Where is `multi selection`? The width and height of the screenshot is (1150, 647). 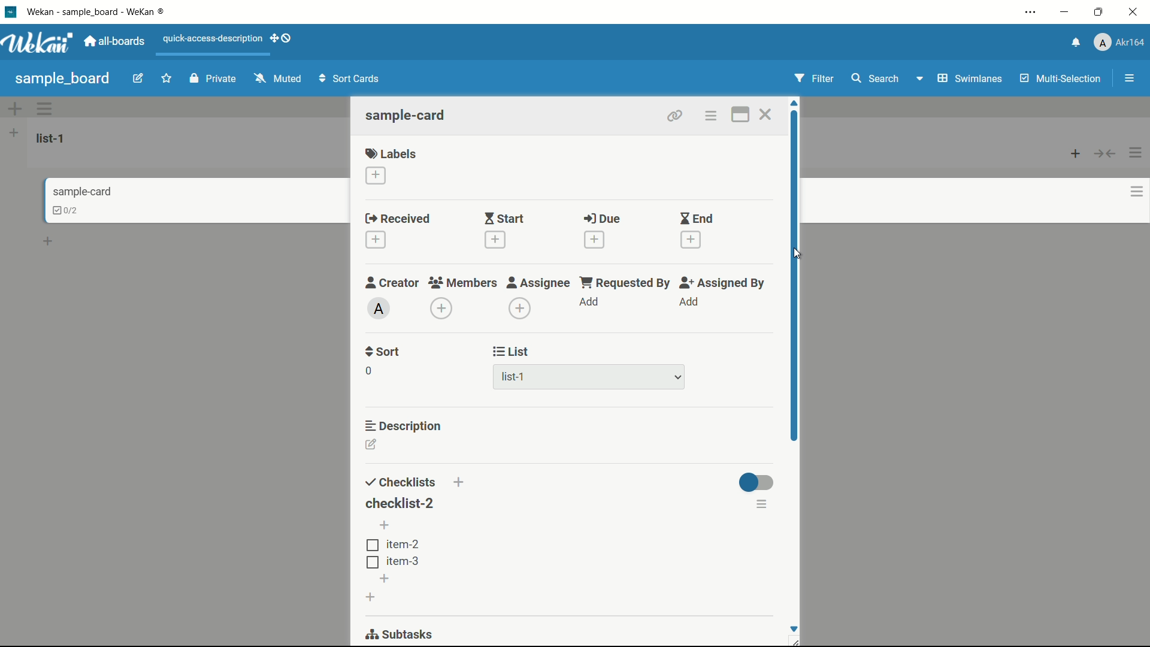 multi selection is located at coordinates (1060, 80).